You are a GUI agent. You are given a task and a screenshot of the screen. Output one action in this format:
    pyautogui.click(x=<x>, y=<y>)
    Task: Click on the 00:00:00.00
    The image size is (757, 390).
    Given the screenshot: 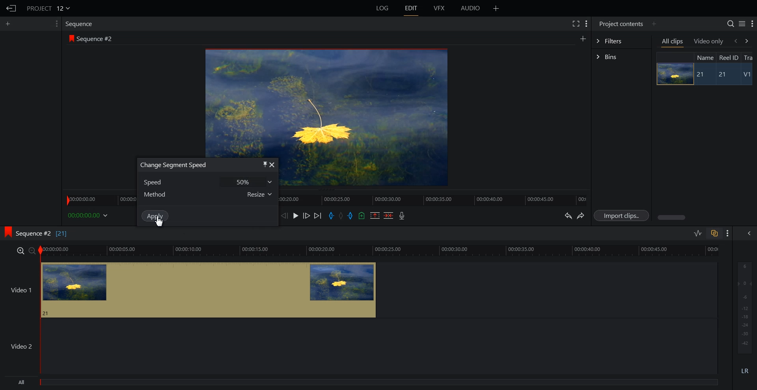 What is the action you would take?
    pyautogui.click(x=89, y=215)
    